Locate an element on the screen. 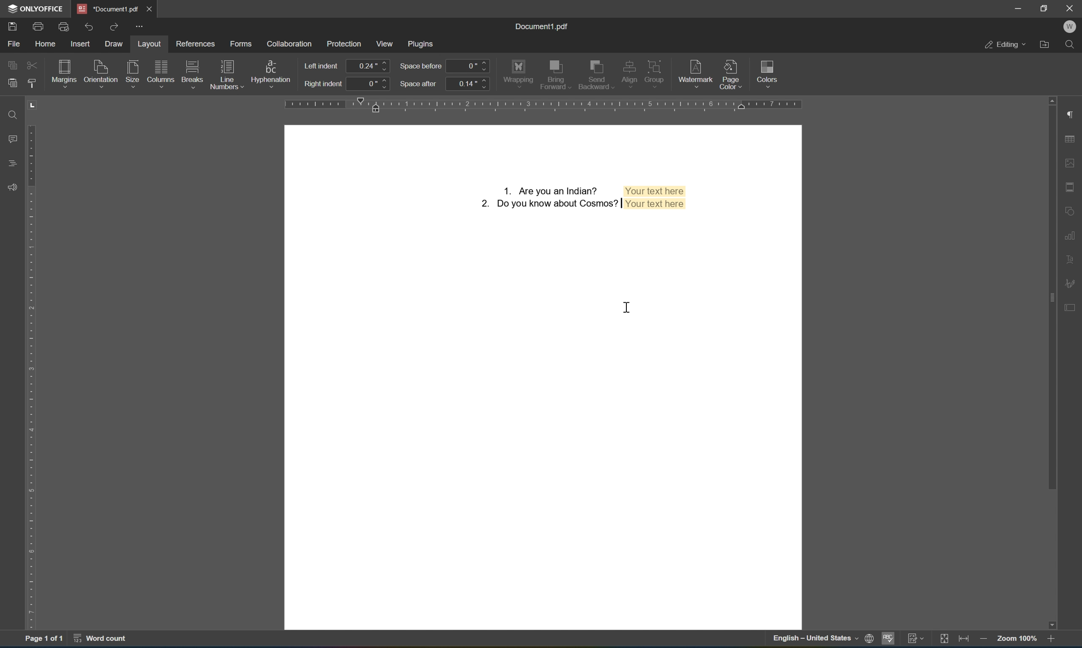 This screenshot has height=648, width=1082. refernces is located at coordinates (199, 44).